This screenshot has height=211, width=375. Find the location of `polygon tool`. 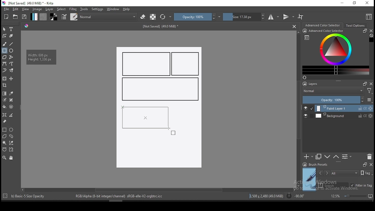

polygon tool is located at coordinates (4, 57).